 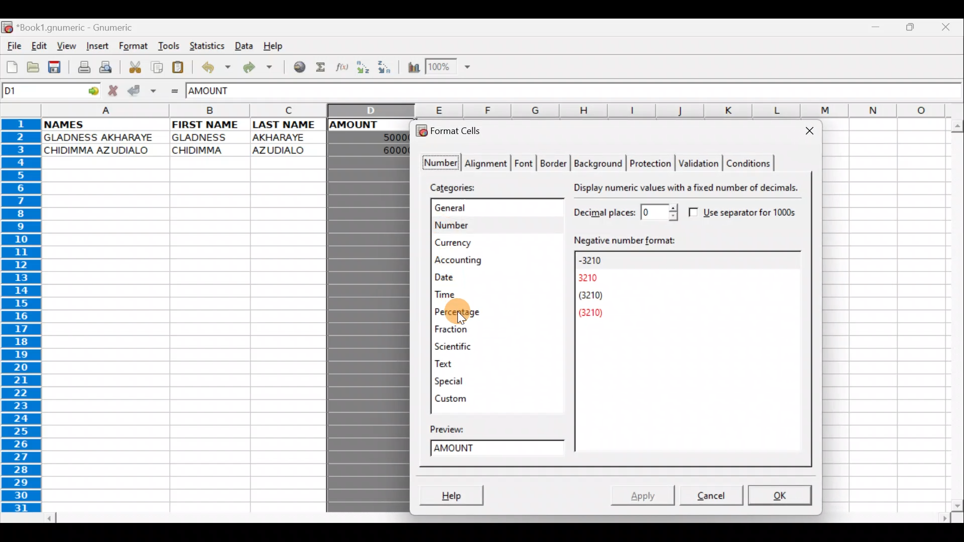 I want to click on Save current workbook, so click(x=54, y=67).